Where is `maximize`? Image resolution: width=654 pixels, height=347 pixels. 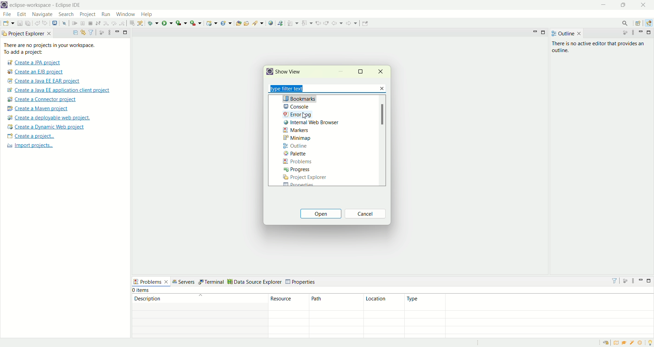 maximize is located at coordinates (649, 33).